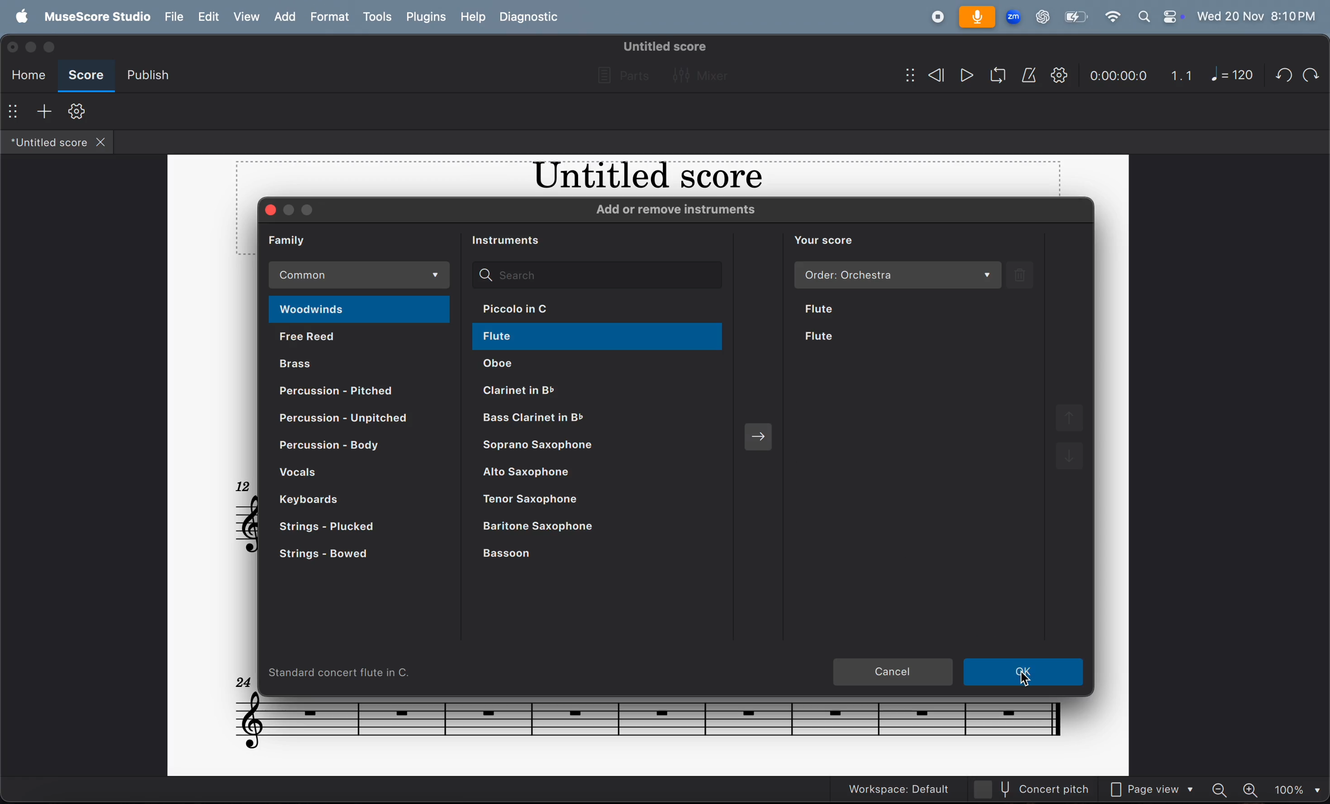 Image resolution: width=1330 pixels, height=804 pixels. I want to click on wifi, so click(1112, 16).